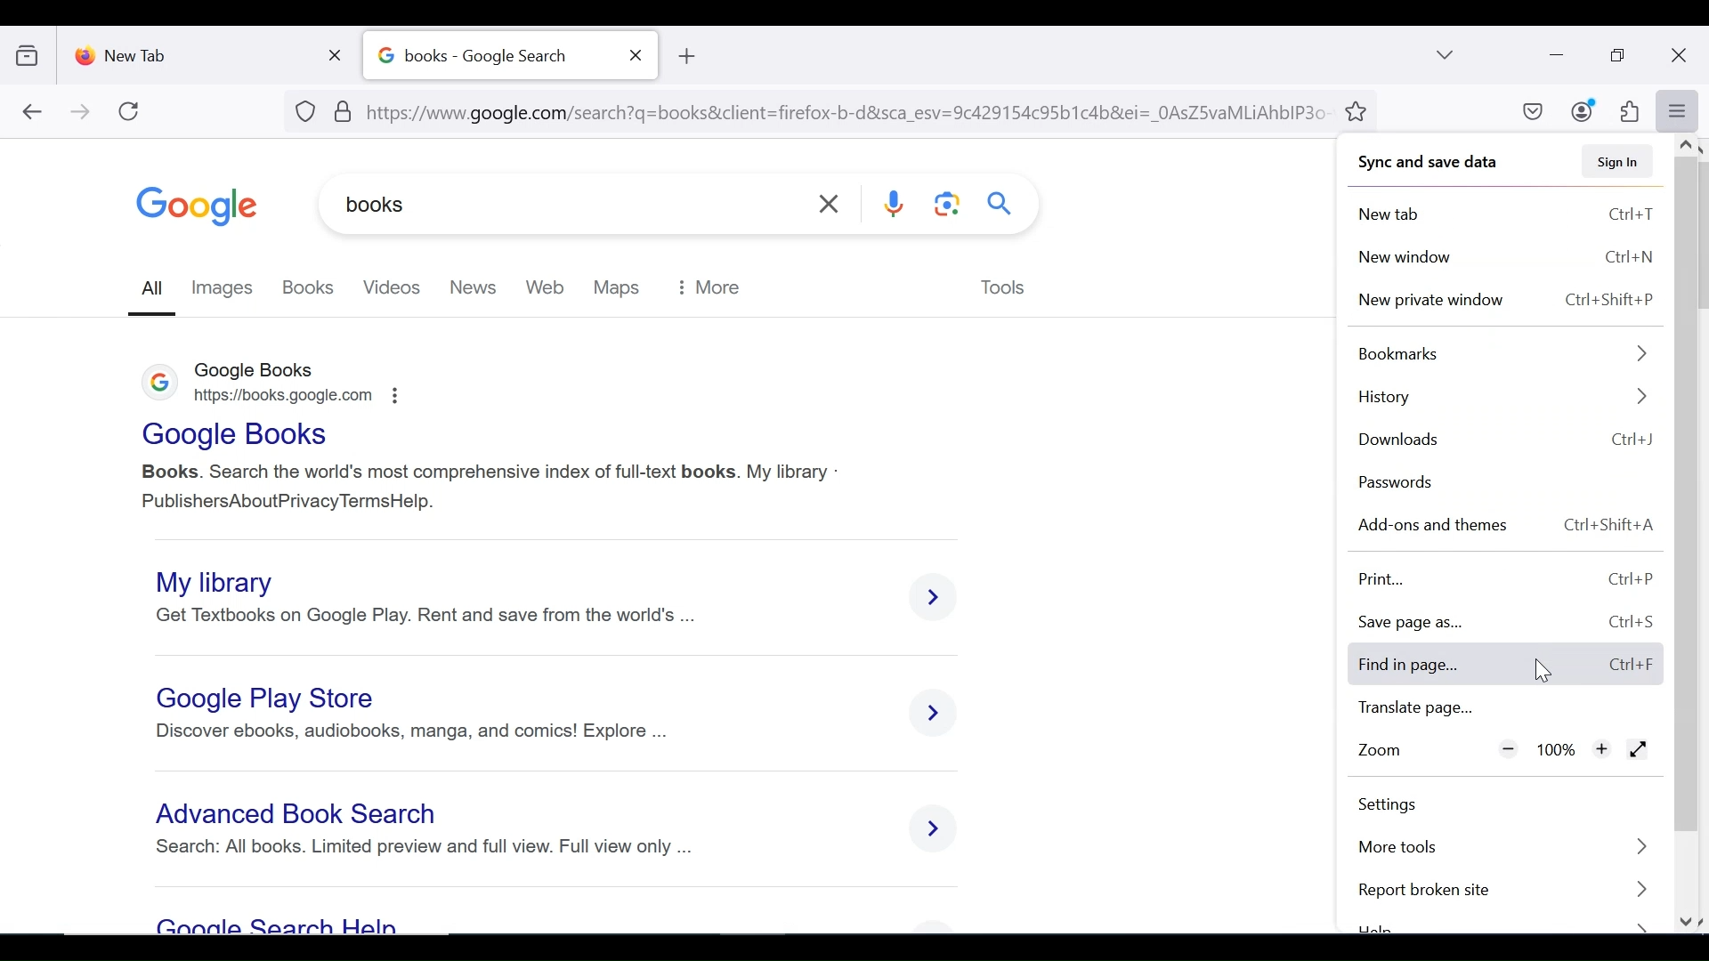 This screenshot has height=961, width=1709. Describe the element at coordinates (1506, 665) in the screenshot. I see `print` at that location.